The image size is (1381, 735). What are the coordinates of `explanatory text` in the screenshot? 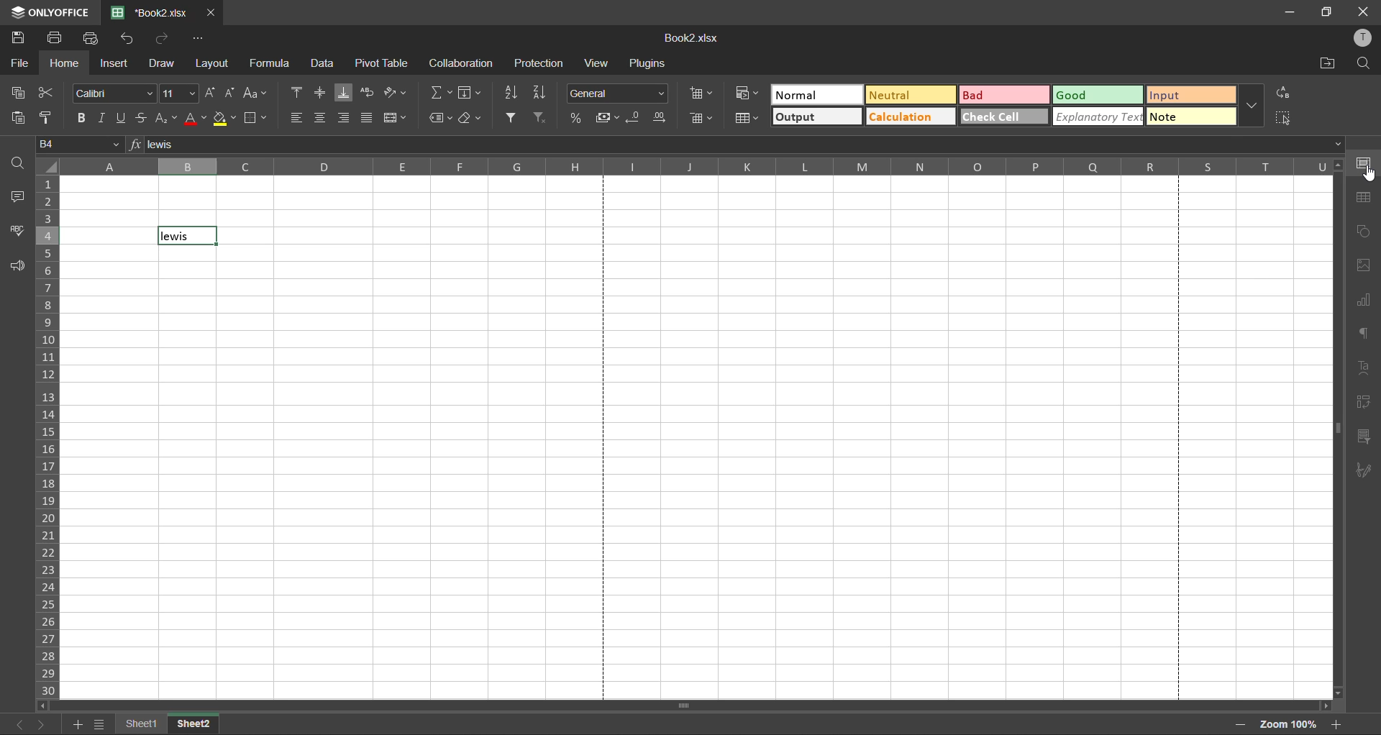 It's located at (1097, 117).